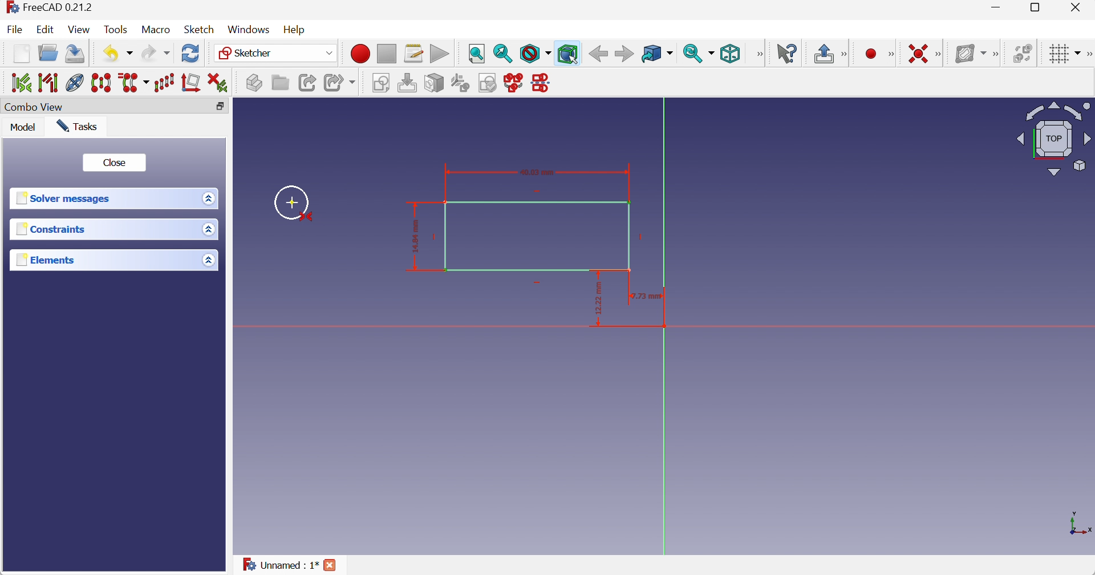 This screenshot has width=1095, height=575. What do you see at coordinates (1066, 54) in the screenshot?
I see `Toggle grid` at bounding box center [1066, 54].